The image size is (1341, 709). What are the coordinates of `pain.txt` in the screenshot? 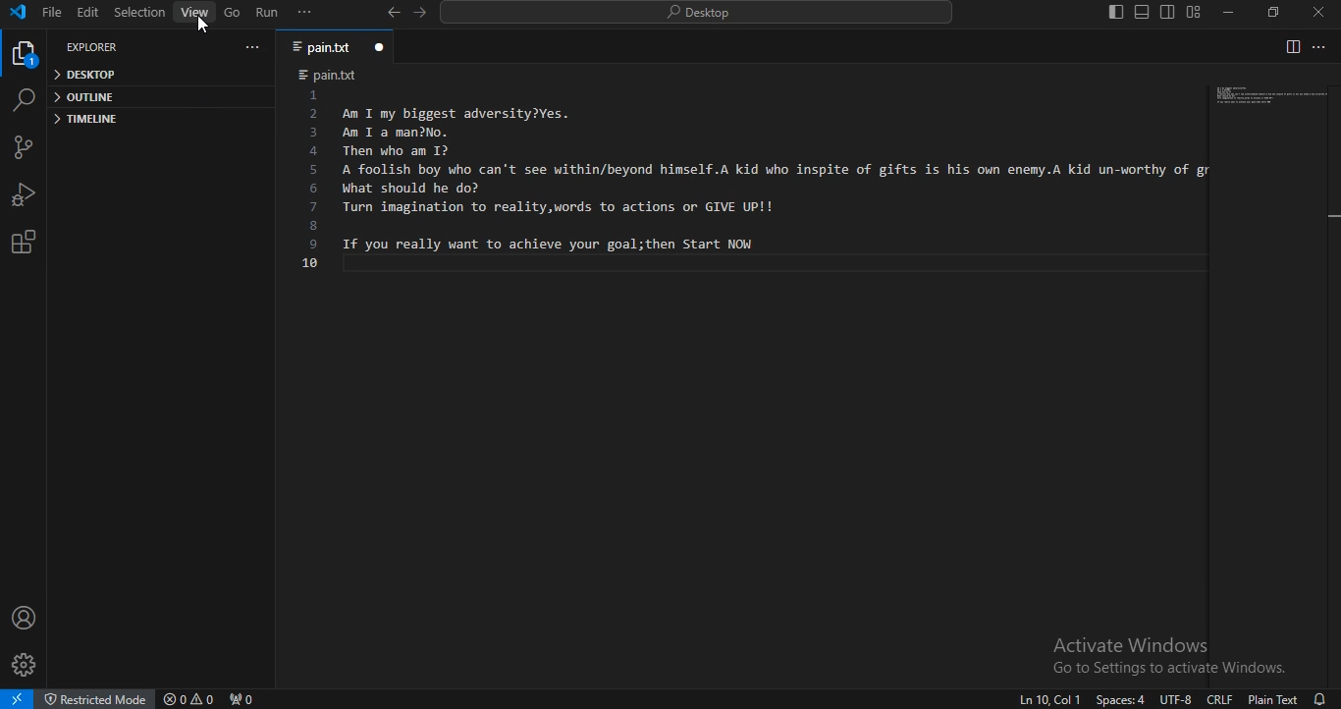 It's located at (334, 76).